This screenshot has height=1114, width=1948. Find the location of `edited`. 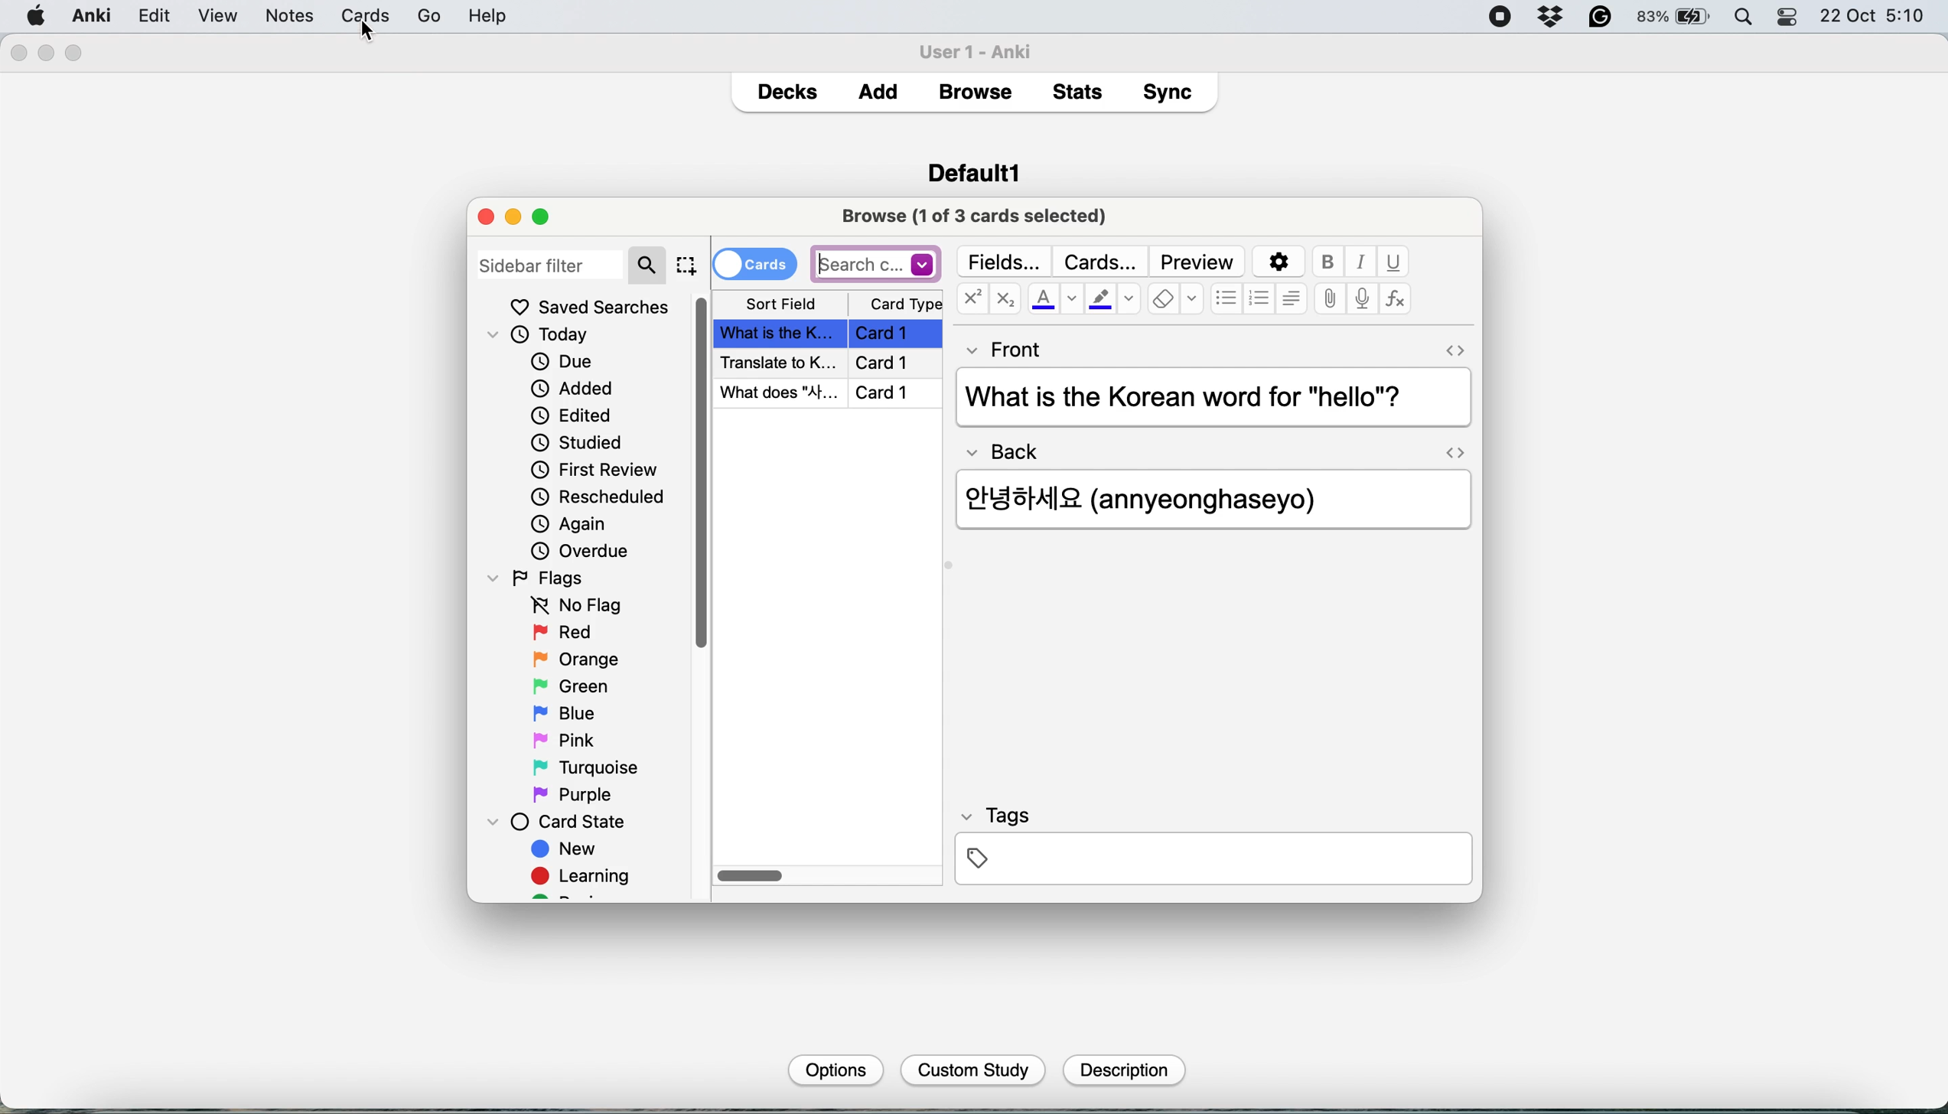

edited is located at coordinates (572, 415).